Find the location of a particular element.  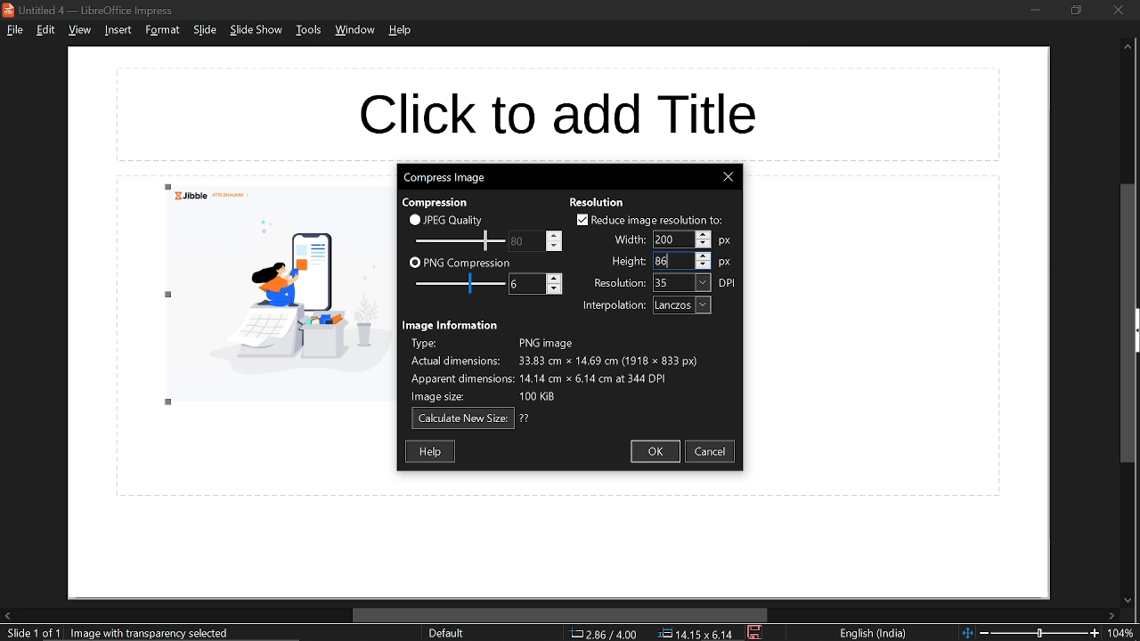

Change JPEG quality  is located at coordinates (460, 241).